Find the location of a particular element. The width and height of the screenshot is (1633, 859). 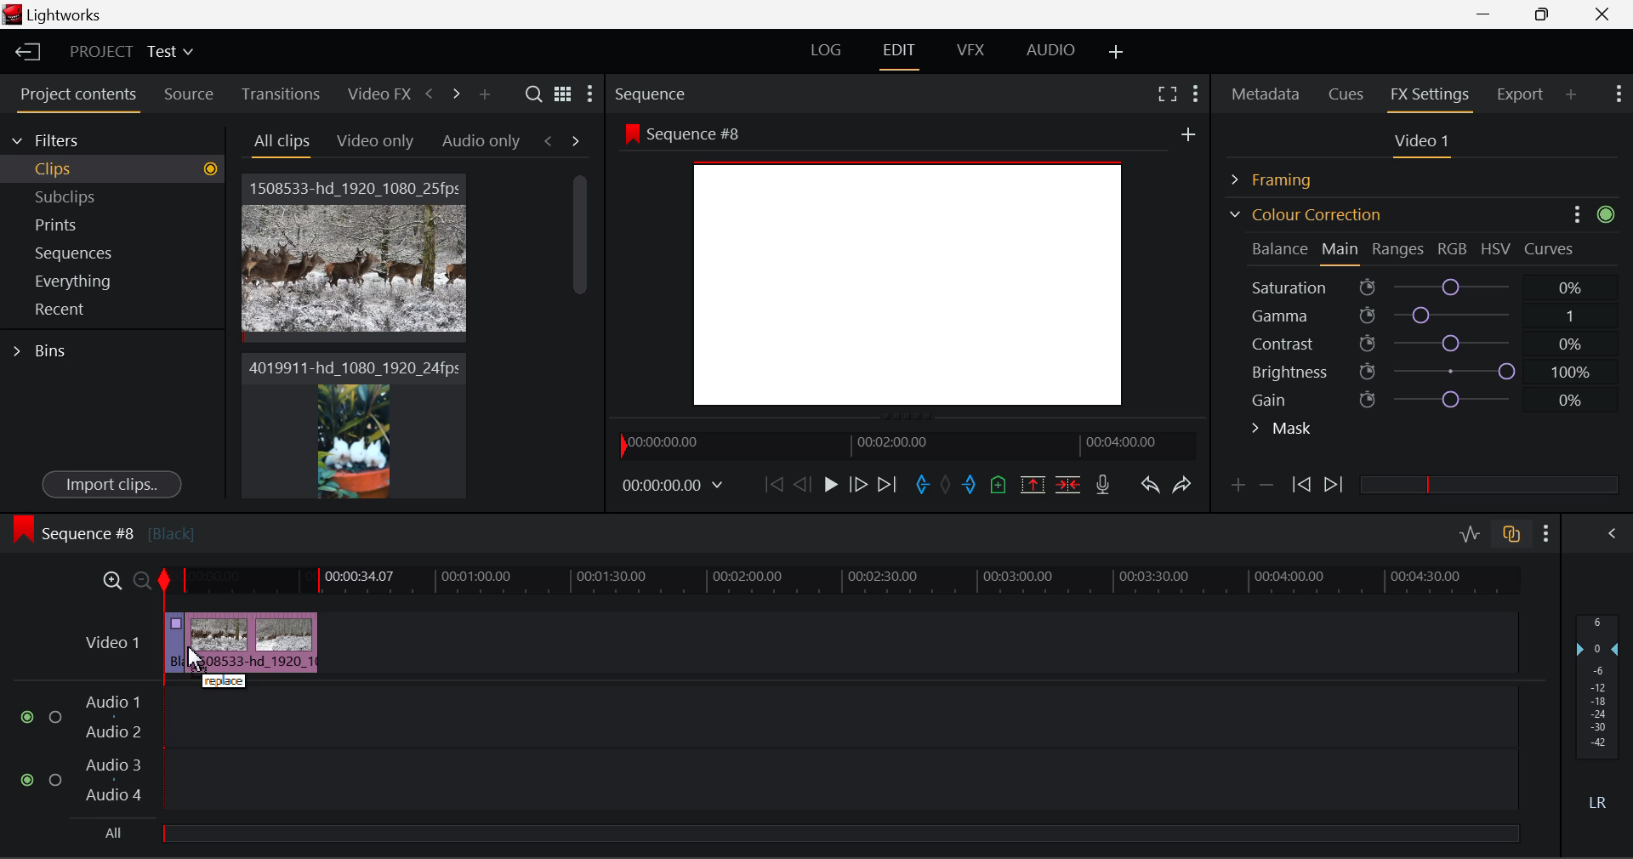

Go Forward is located at coordinates (858, 484).